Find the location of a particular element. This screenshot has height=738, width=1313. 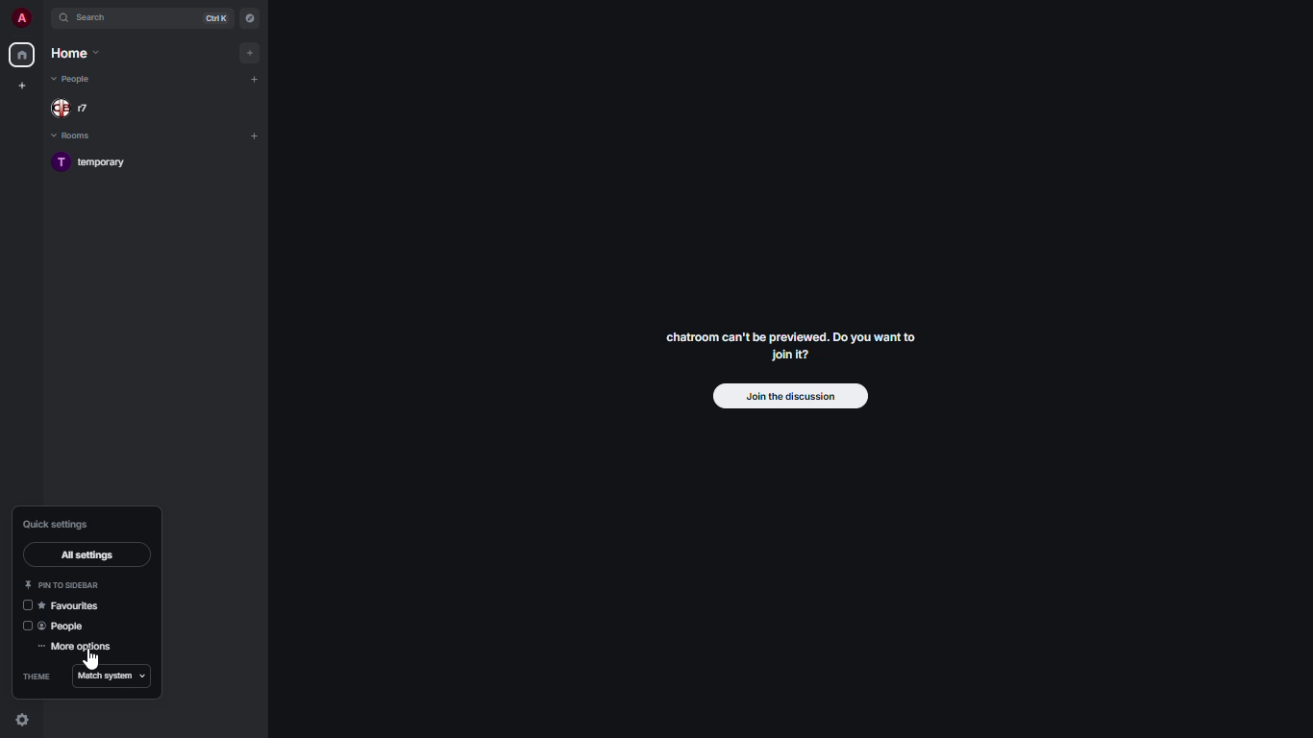

add is located at coordinates (248, 52).